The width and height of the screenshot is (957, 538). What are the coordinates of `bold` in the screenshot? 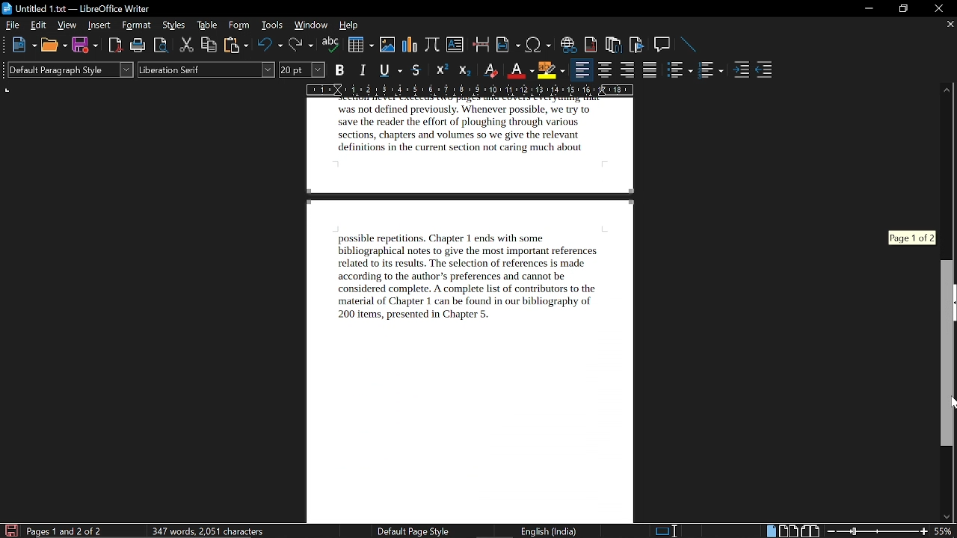 It's located at (340, 70).